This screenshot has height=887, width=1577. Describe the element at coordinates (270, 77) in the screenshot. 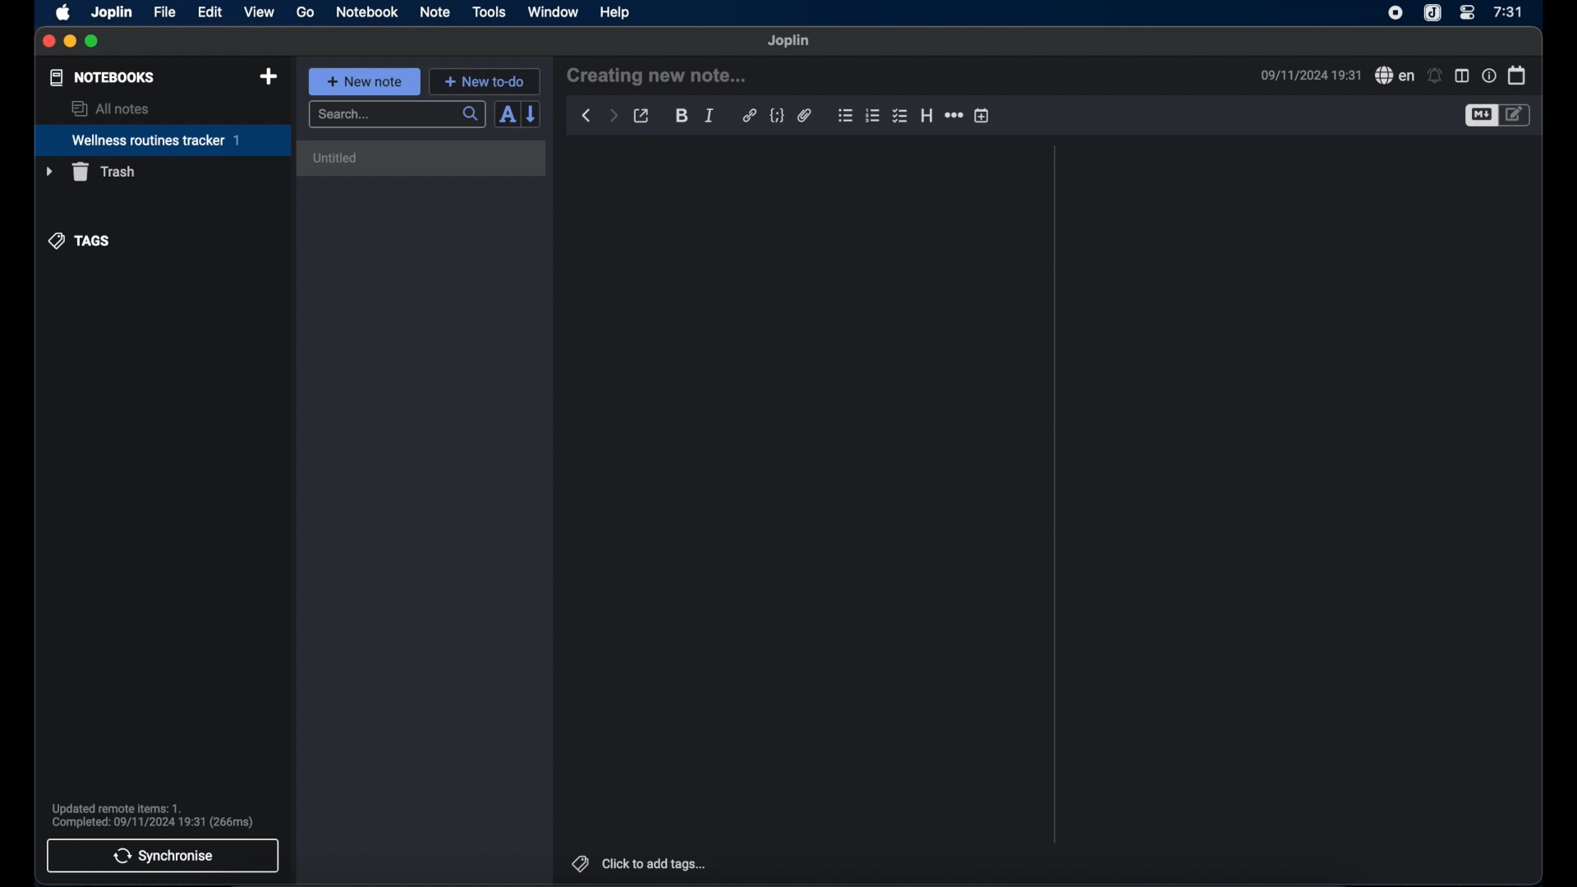

I see `new notebook` at that location.